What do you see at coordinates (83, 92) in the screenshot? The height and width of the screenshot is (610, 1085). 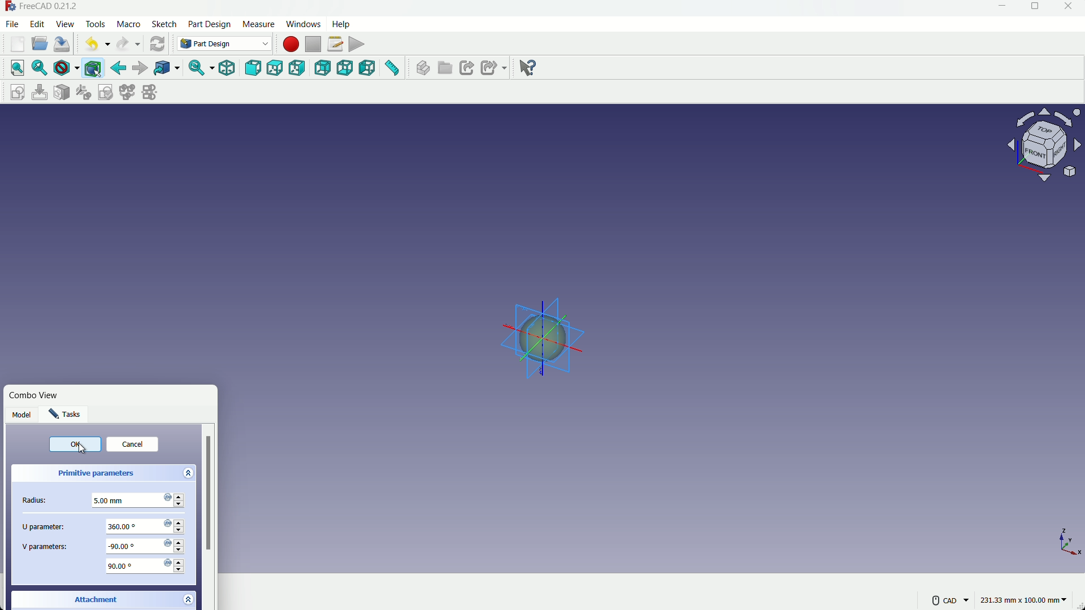 I see `reorient sketch` at bounding box center [83, 92].